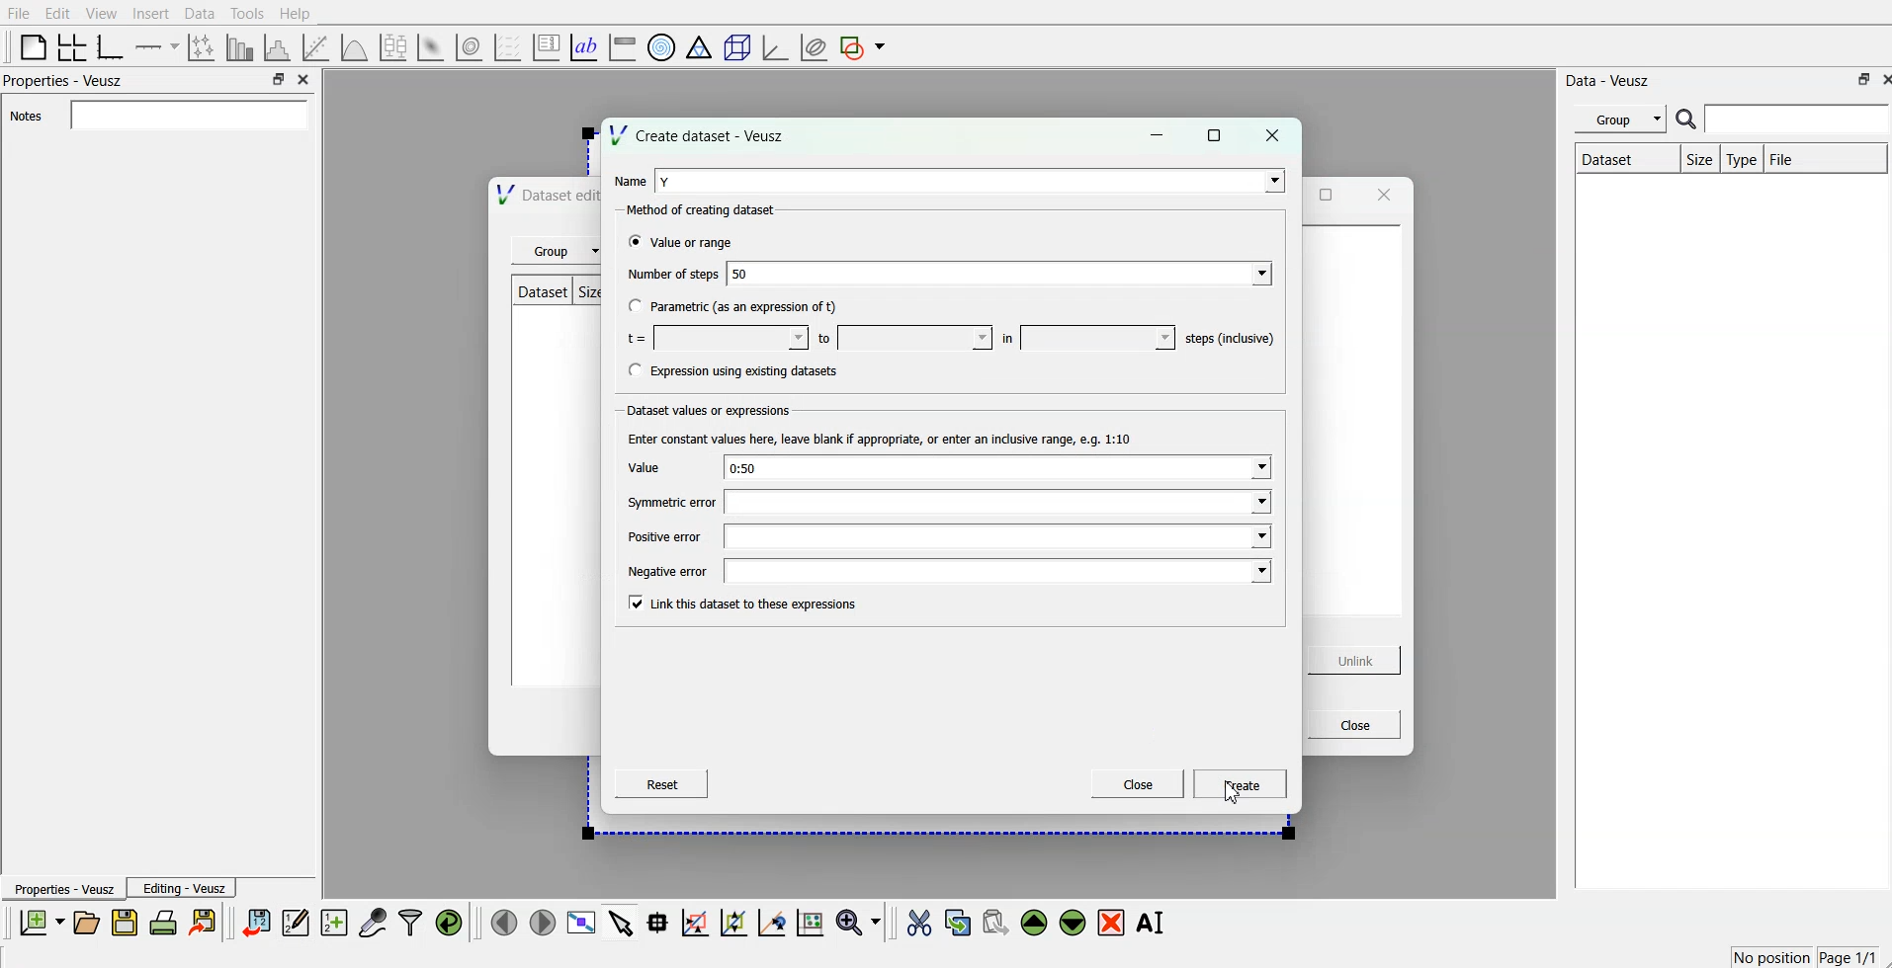 This screenshot has height=968, width=1892. I want to click on zoom functions, so click(859, 922).